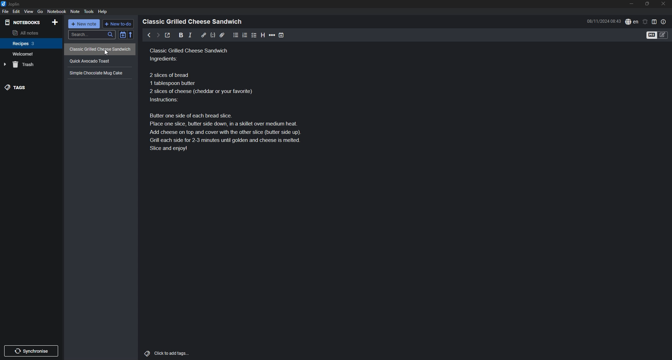 The image size is (672, 360). What do you see at coordinates (181, 35) in the screenshot?
I see `bold` at bounding box center [181, 35].